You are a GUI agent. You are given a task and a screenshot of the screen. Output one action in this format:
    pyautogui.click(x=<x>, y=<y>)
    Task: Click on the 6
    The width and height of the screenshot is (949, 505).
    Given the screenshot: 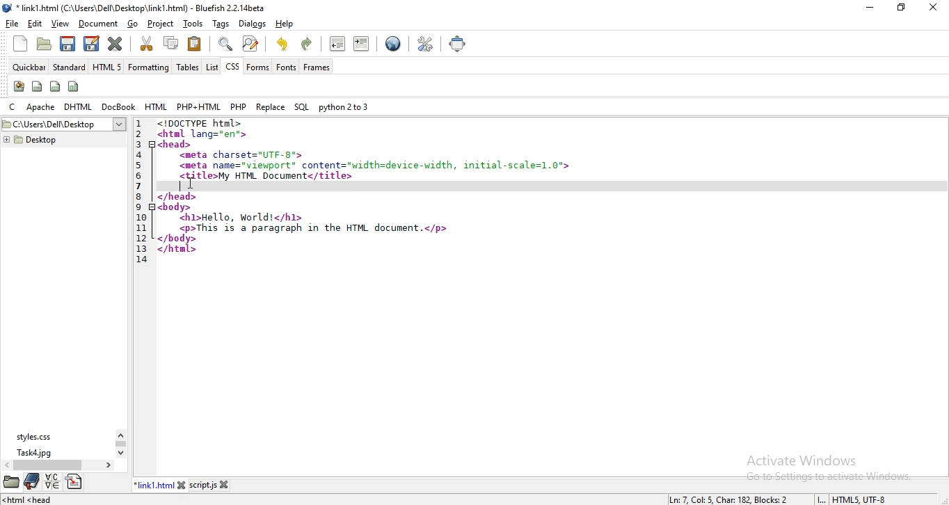 What is the action you would take?
    pyautogui.click(x=138, y=176)
    